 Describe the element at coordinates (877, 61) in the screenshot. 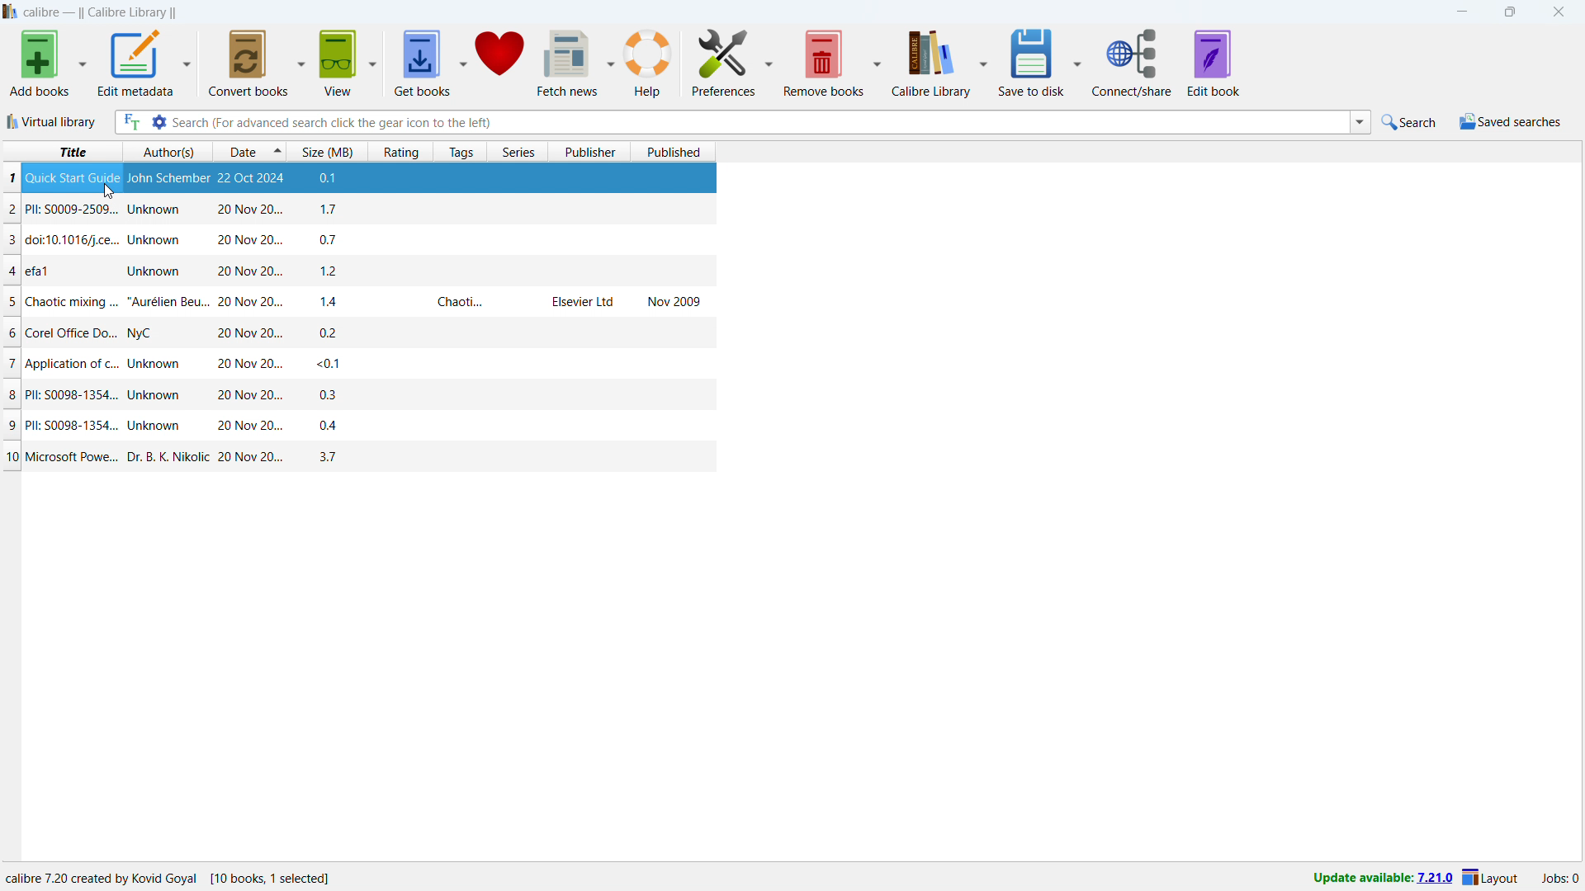

I see `remove books options` at that location.